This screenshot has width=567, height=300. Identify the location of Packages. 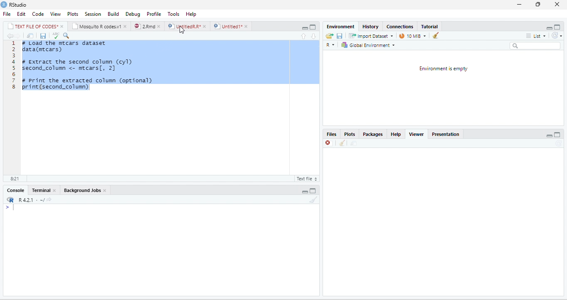
(374, 135).